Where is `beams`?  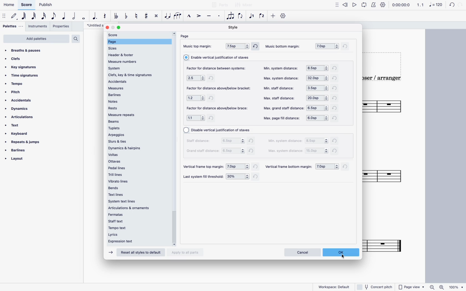
beams is located at coordinates (135, 121).